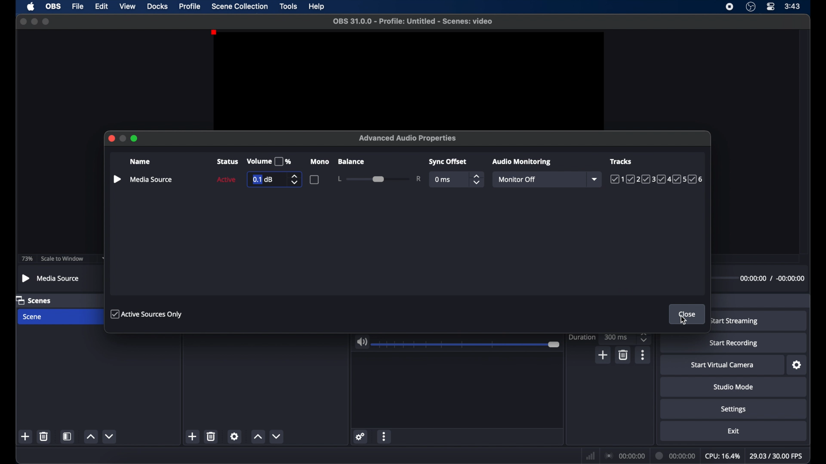 The height and width of the screenshot is (464, 826). Describe the element at coordinates (734, 387) in the screenshot. I see `studio mode` at that location.